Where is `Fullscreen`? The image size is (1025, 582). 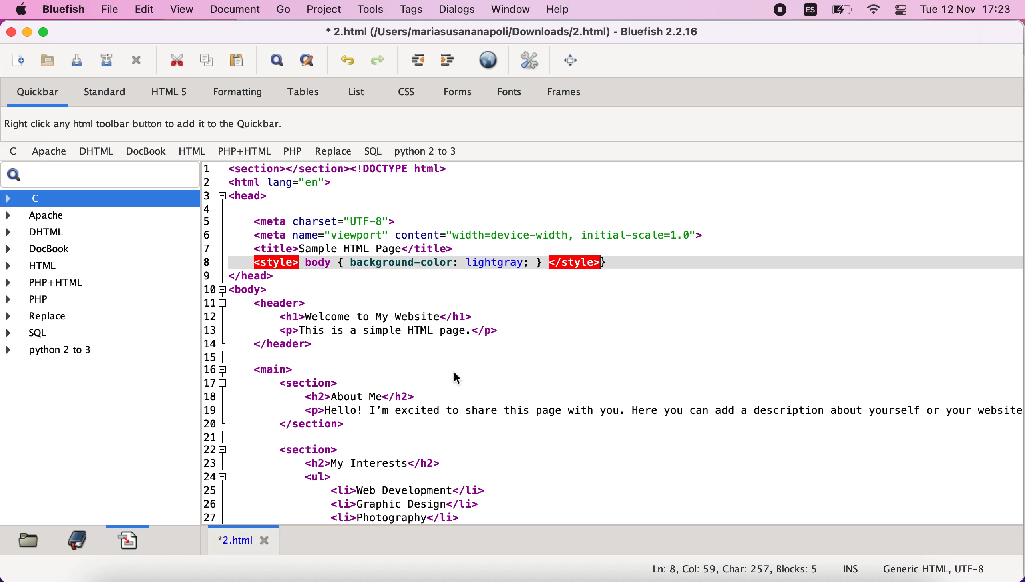 Fullscreen is located at coordinates (575, 61).